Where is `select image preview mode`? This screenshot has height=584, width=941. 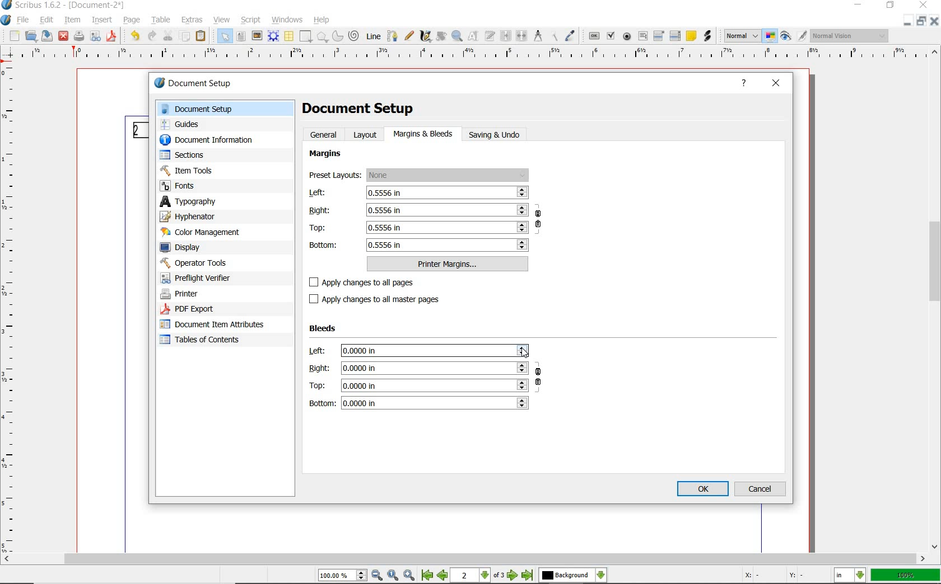
select image preview mode is located at coordinates (742, 36).